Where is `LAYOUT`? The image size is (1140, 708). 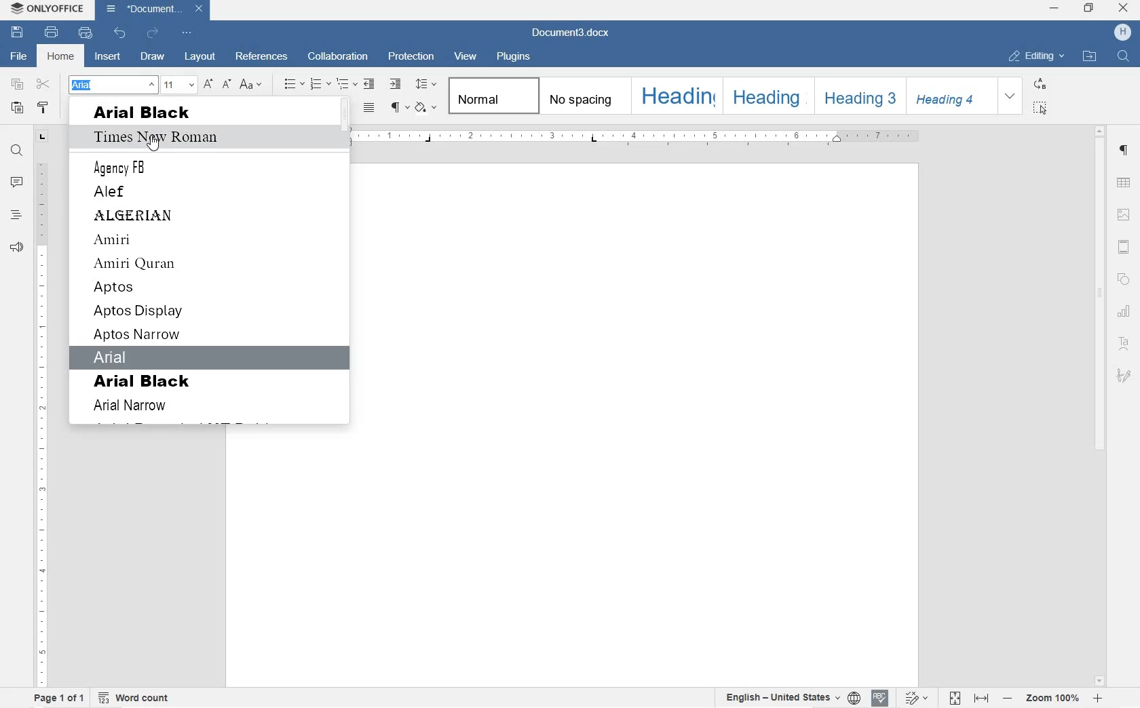
LAYOUT is located at coordinates (201, 57).